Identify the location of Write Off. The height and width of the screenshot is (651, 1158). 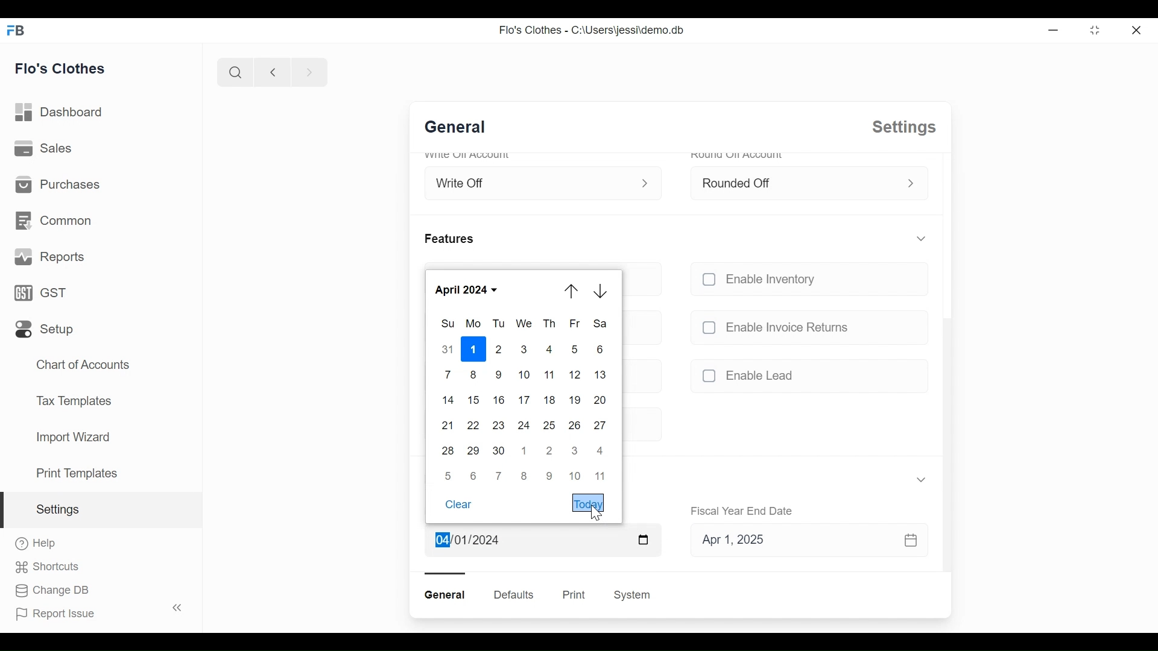
(530, 180).